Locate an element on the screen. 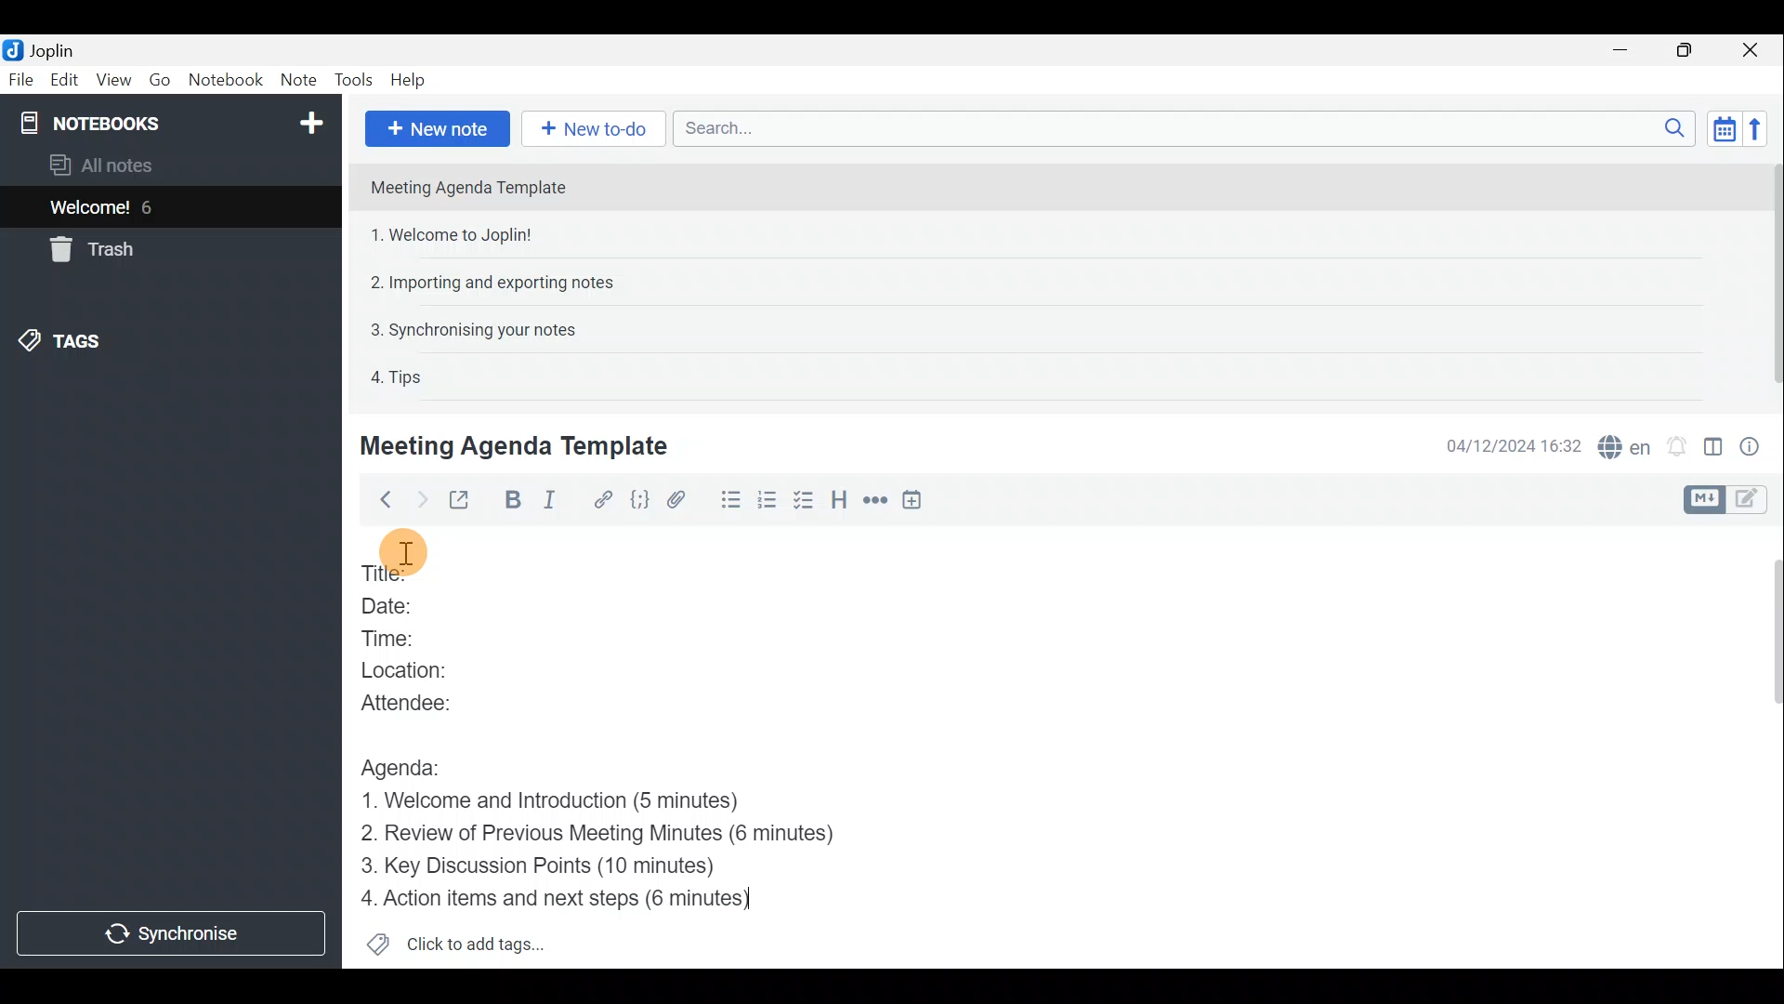 Image resolution: width=1784 pixels, height=1004 pixels. Tools is located at coordinates (352, 77).